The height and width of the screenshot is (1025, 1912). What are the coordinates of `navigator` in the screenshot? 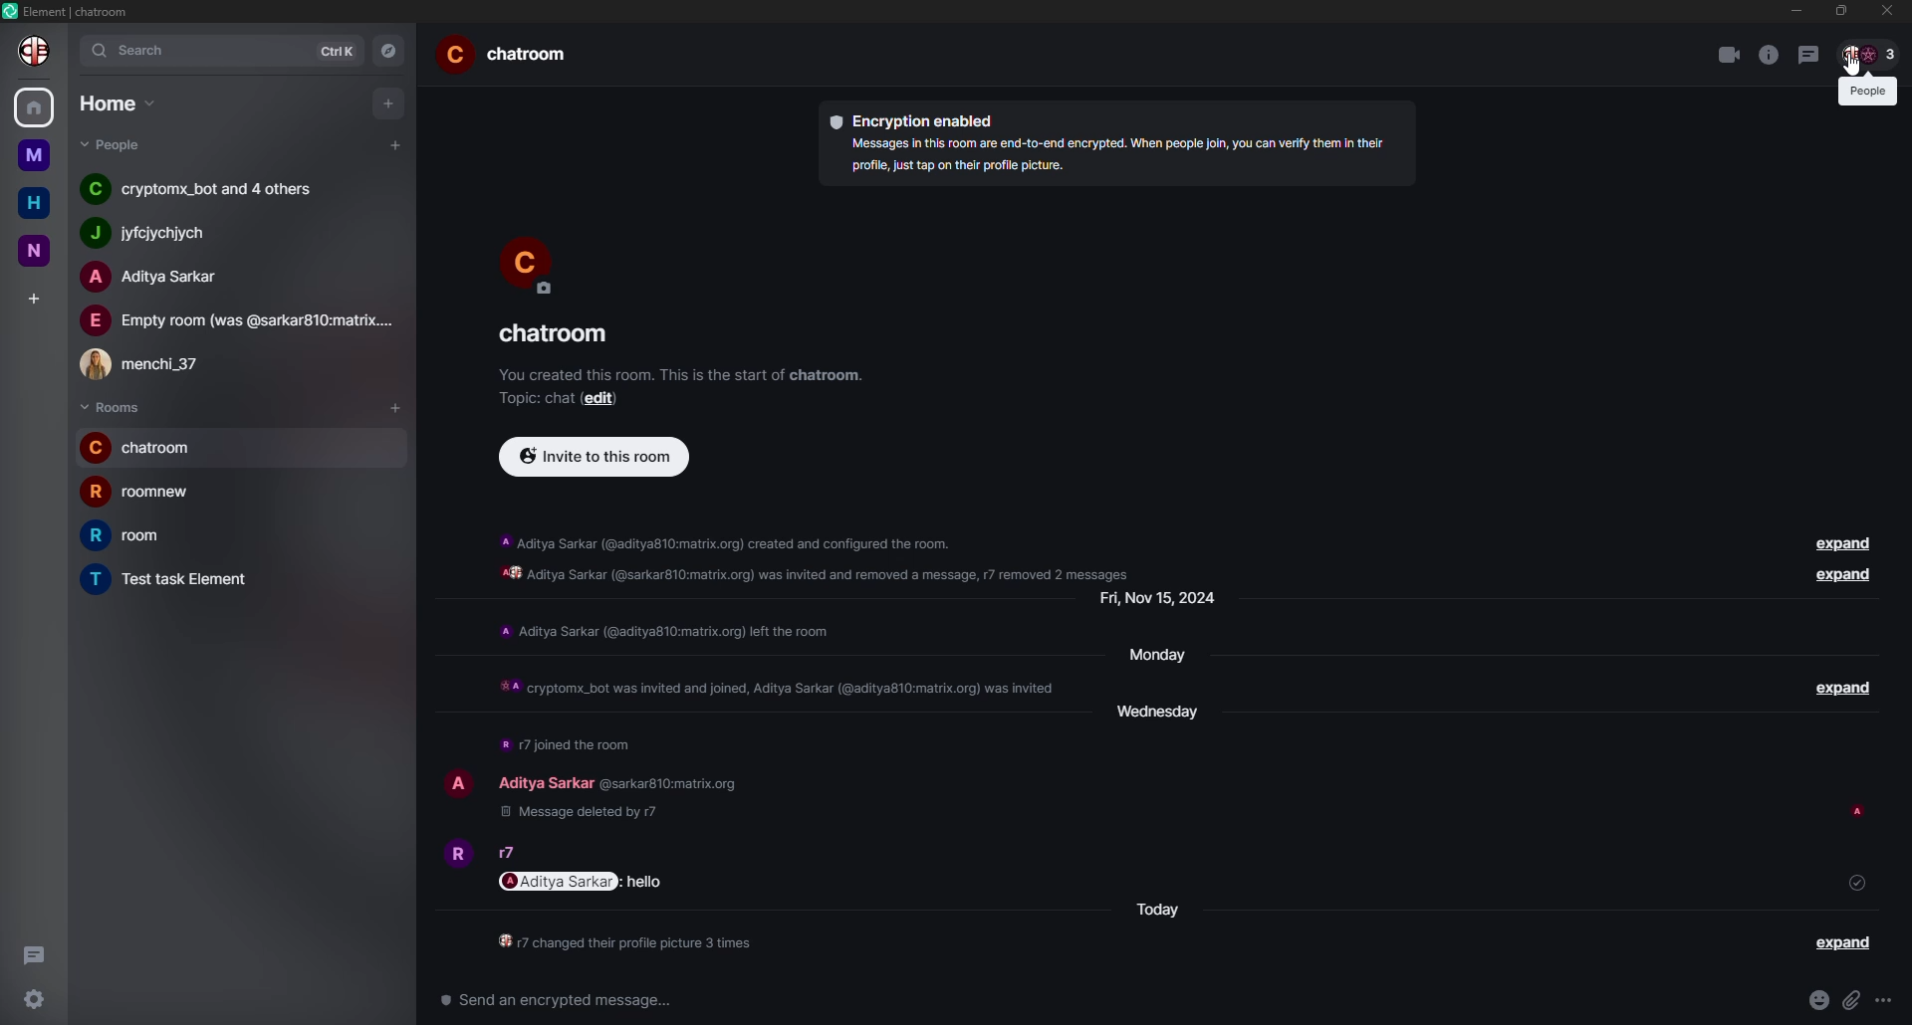 It's located at (394, 51).